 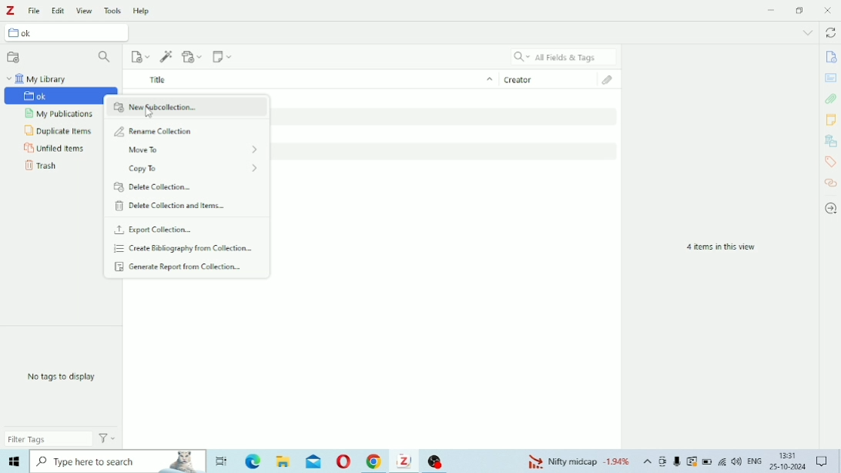 What do you see at coordinates (808, 32) in the screenshot?
I see `List all tabs` at bounding box center [808, 32].